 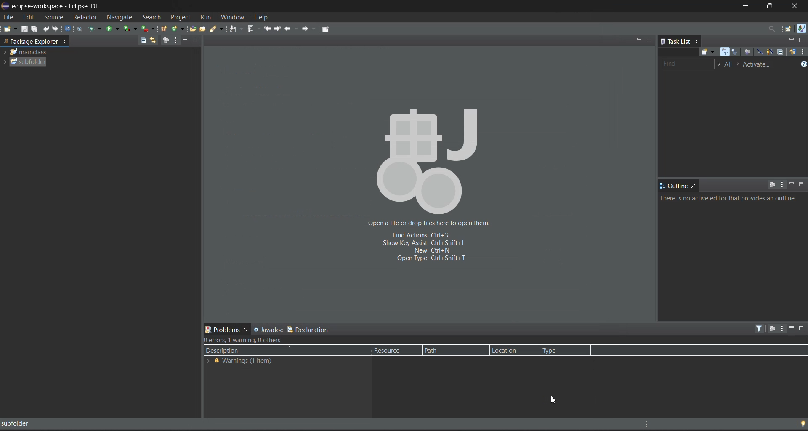 What do you see at coordinates (694, 186) in the screenshot?
I see `close` at bounding box center [694, 186].